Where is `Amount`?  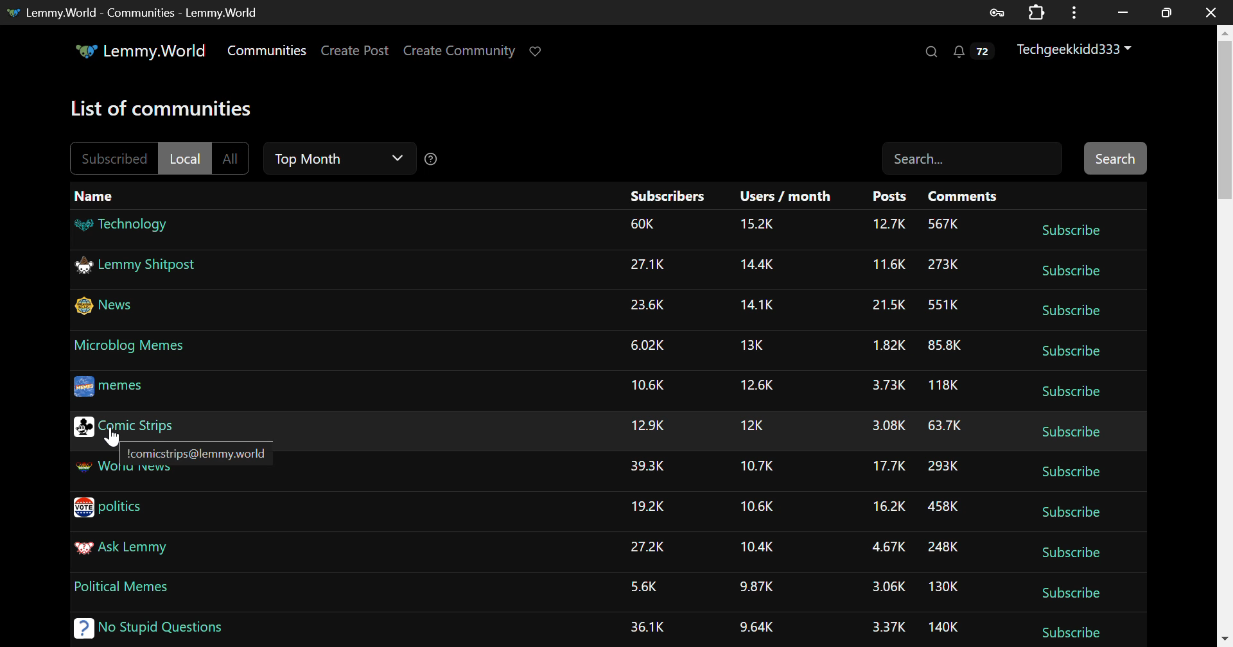
Amount is located at coordinates (756, 268).